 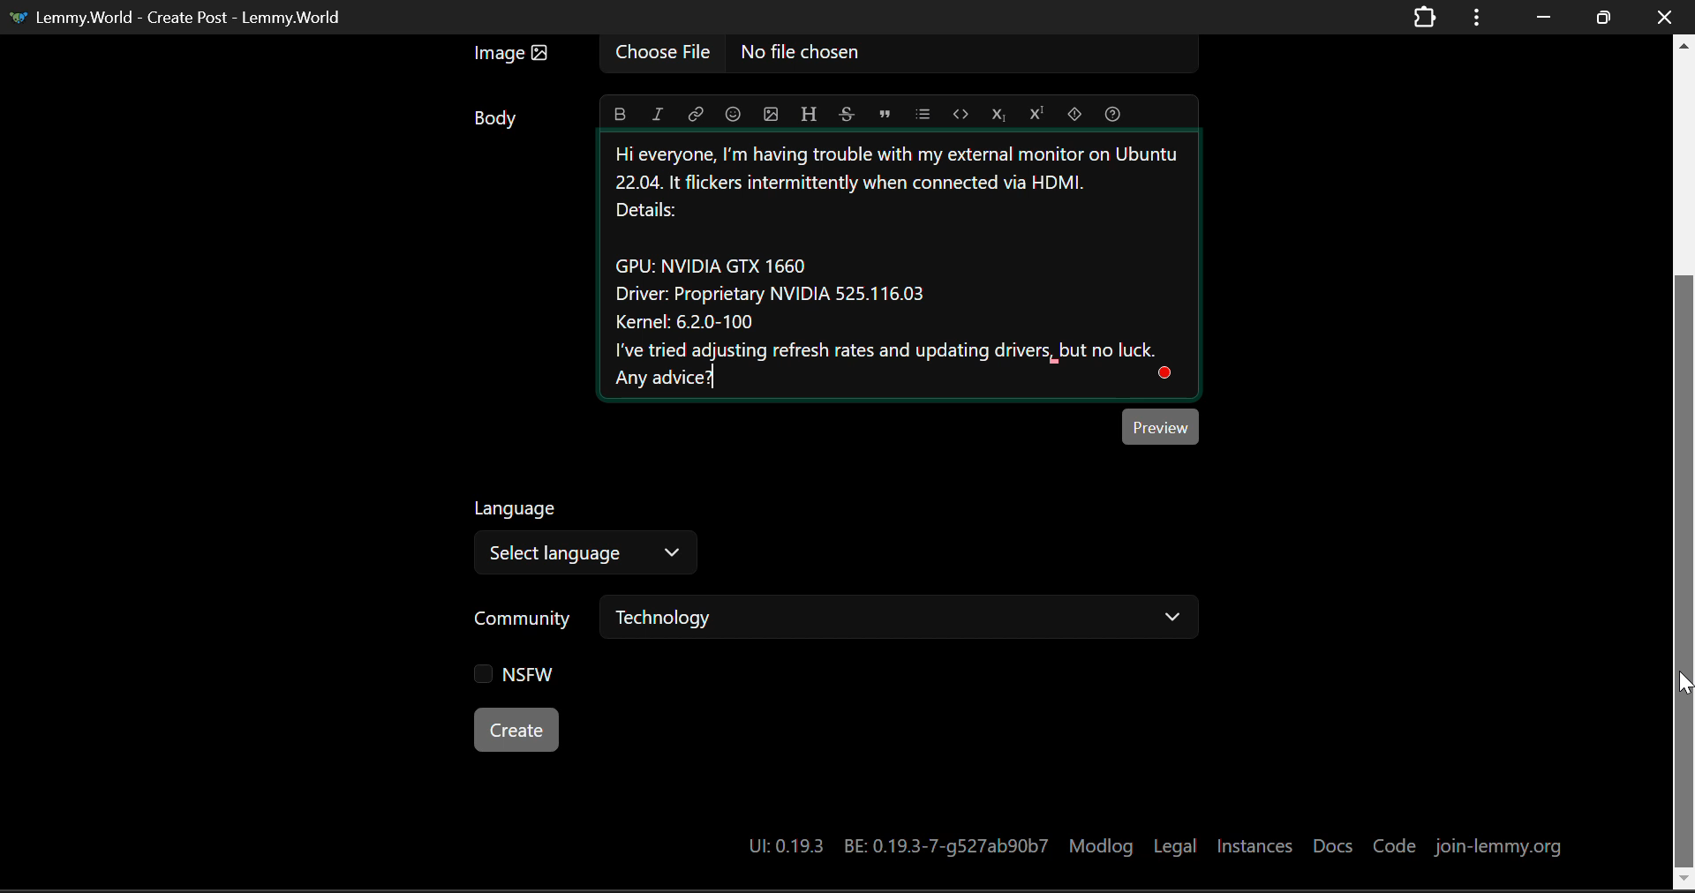 I want to click on Insert Picture, so click(x=769, y=111).